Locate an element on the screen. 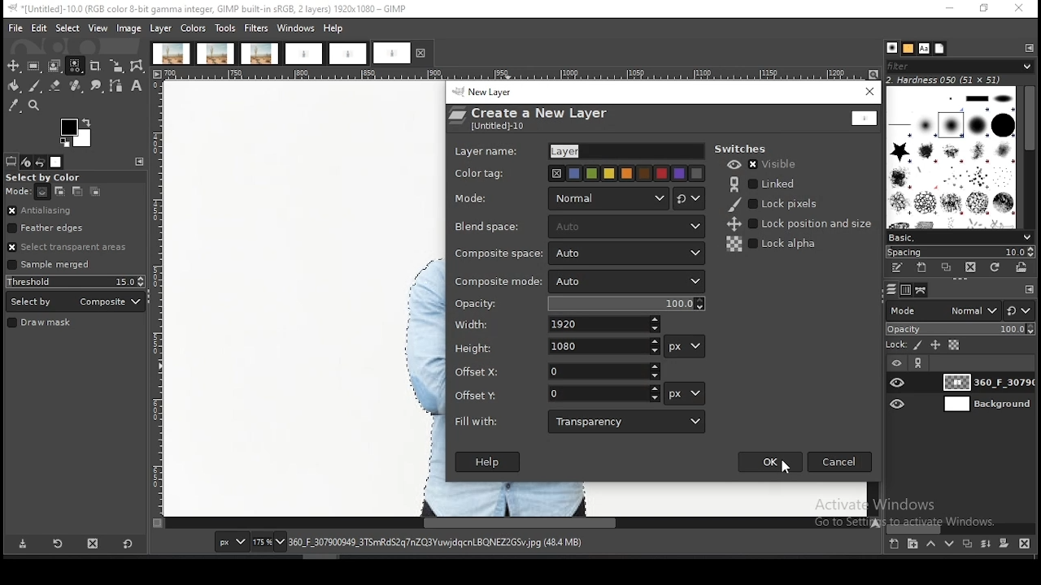 The image size is (1041, 585). antiliasing is located at coordinates (75, 211).